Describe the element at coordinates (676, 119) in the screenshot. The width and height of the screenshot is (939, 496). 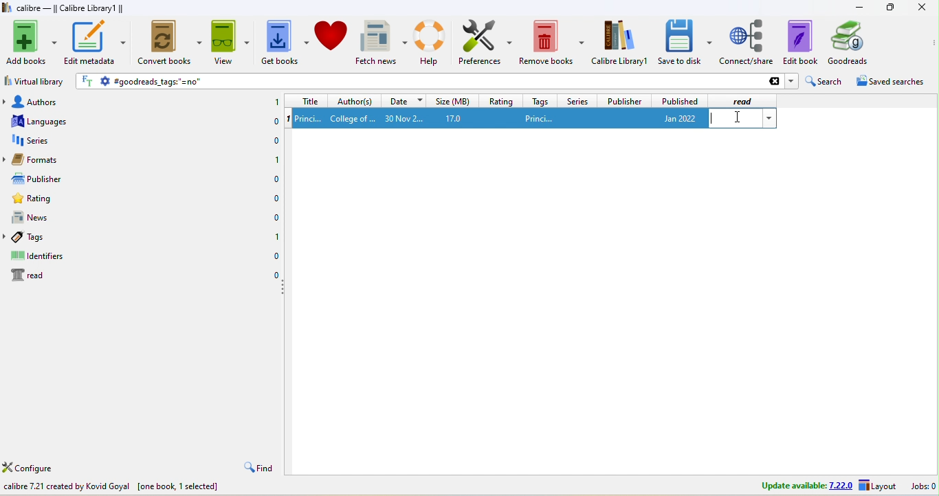
I see `jan 2022` at that location.